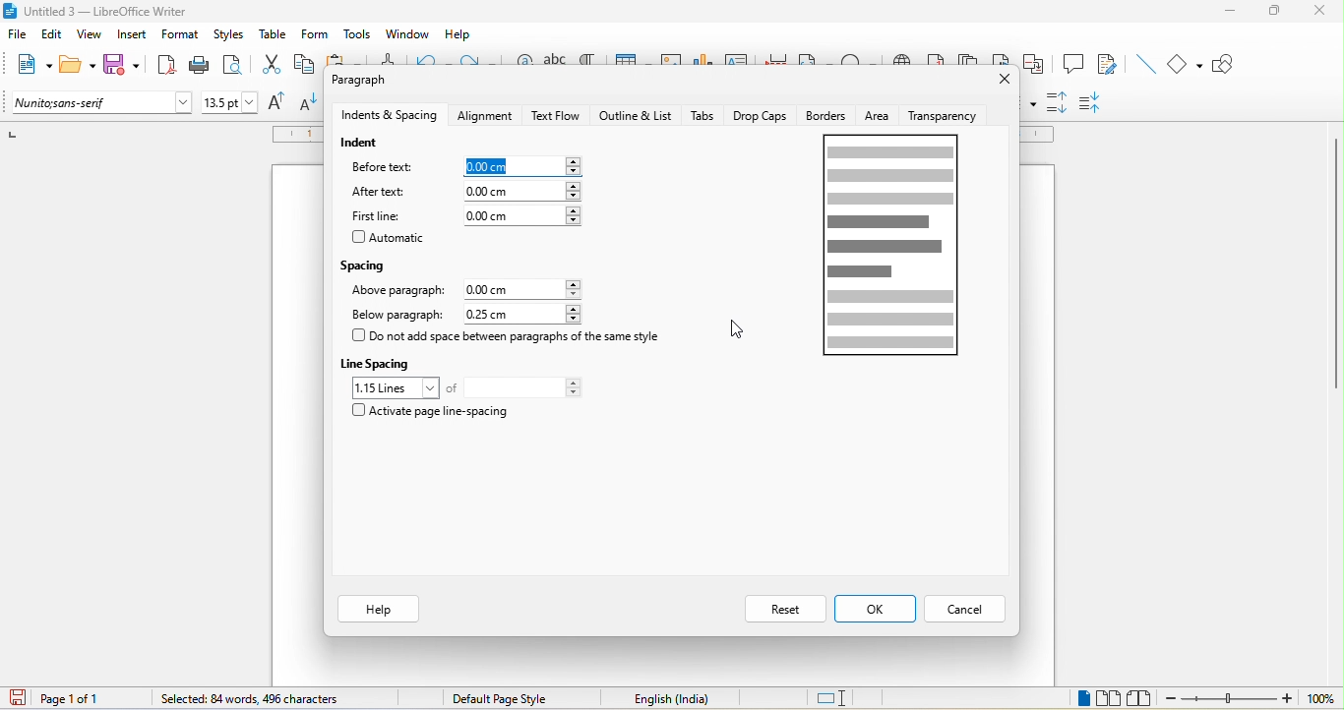 The width and height of the screenshot is (1344, 710). What do you see at coordinates (443, 413) in the screenshot?
I see `activate page line spacing` at bounding box center [443, 413].